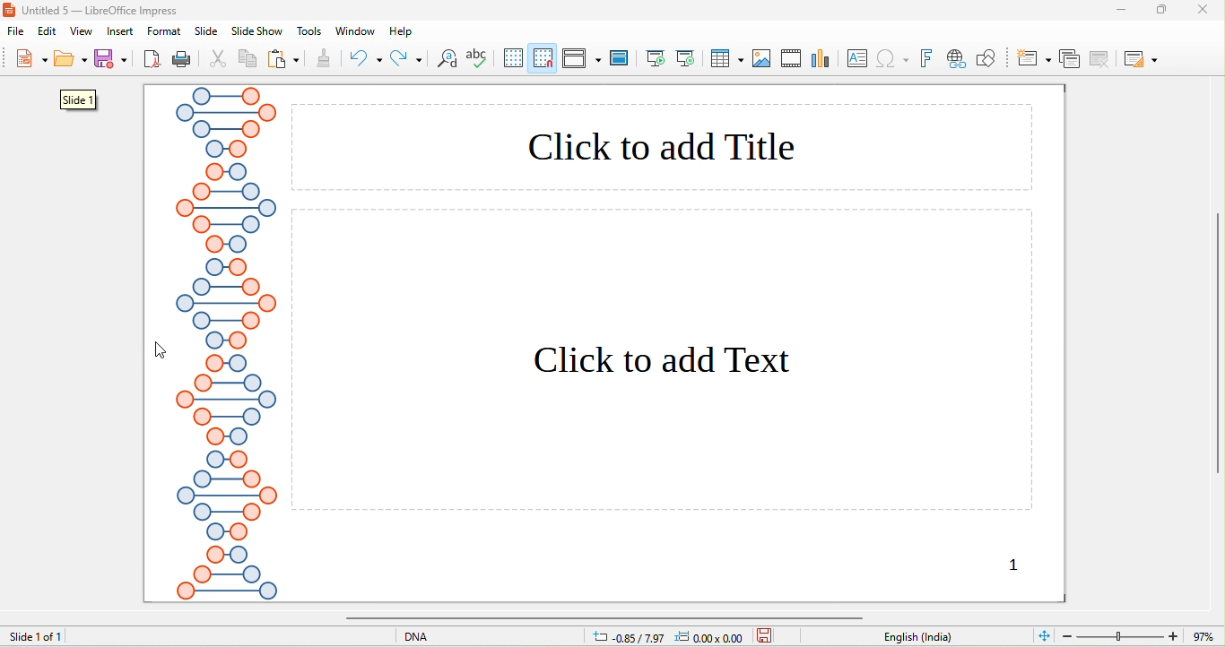 The image size is (1225, 647). Describe the element at coordinates (621, 56) in the screenshot. I see `master slide` at that location.